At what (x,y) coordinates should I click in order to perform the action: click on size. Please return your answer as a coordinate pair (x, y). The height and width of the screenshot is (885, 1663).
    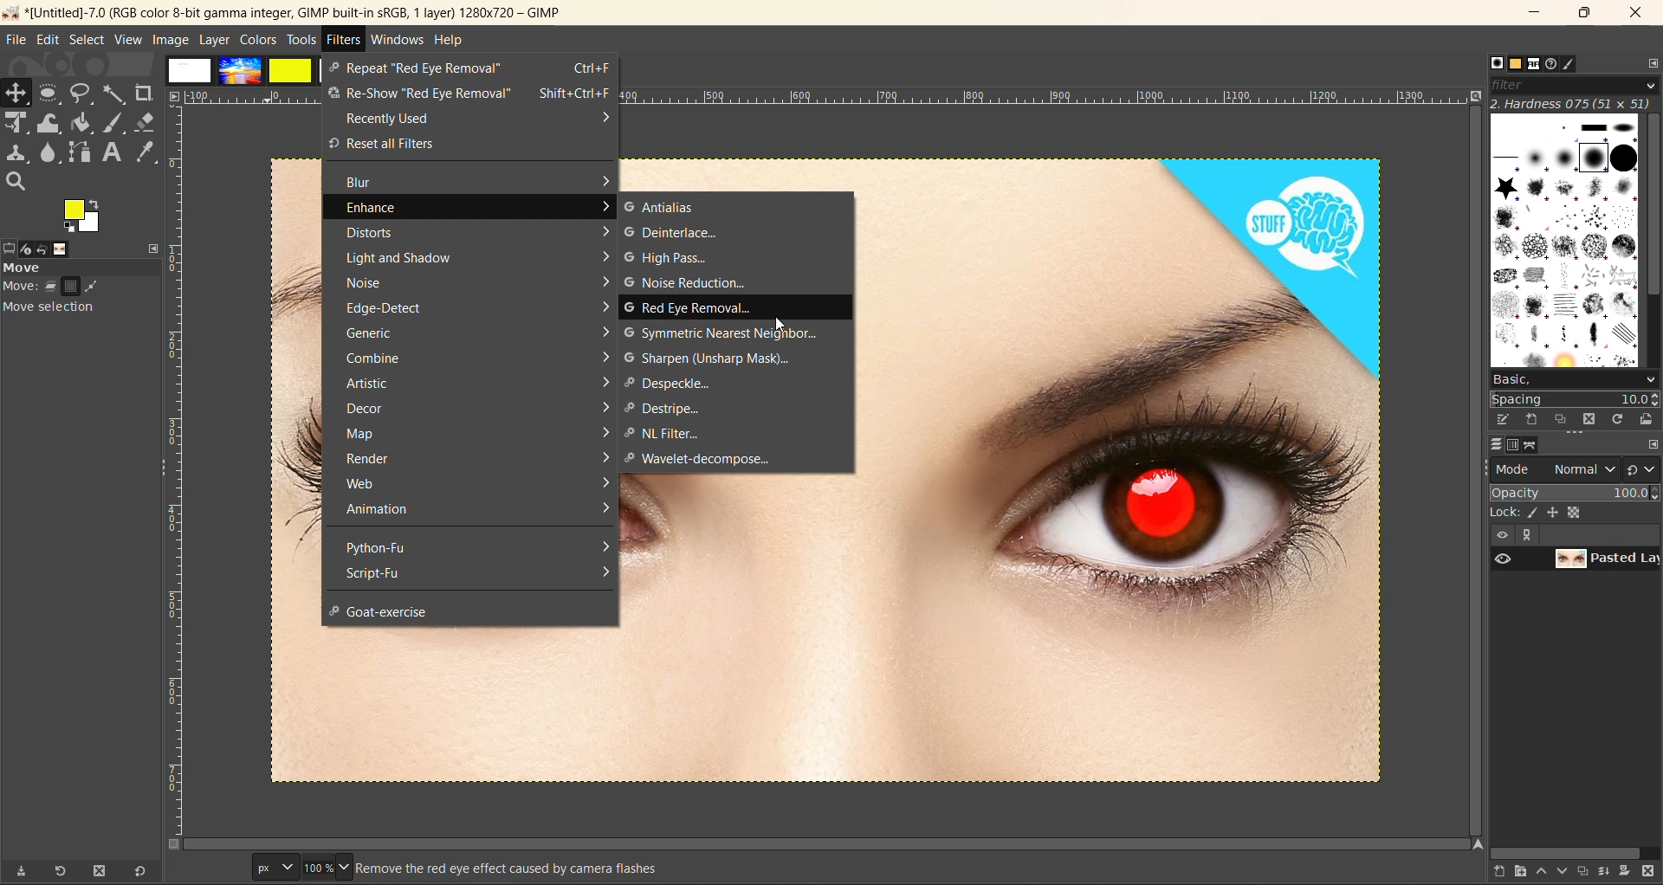
    Looking at the image, I should click on (301, 867).